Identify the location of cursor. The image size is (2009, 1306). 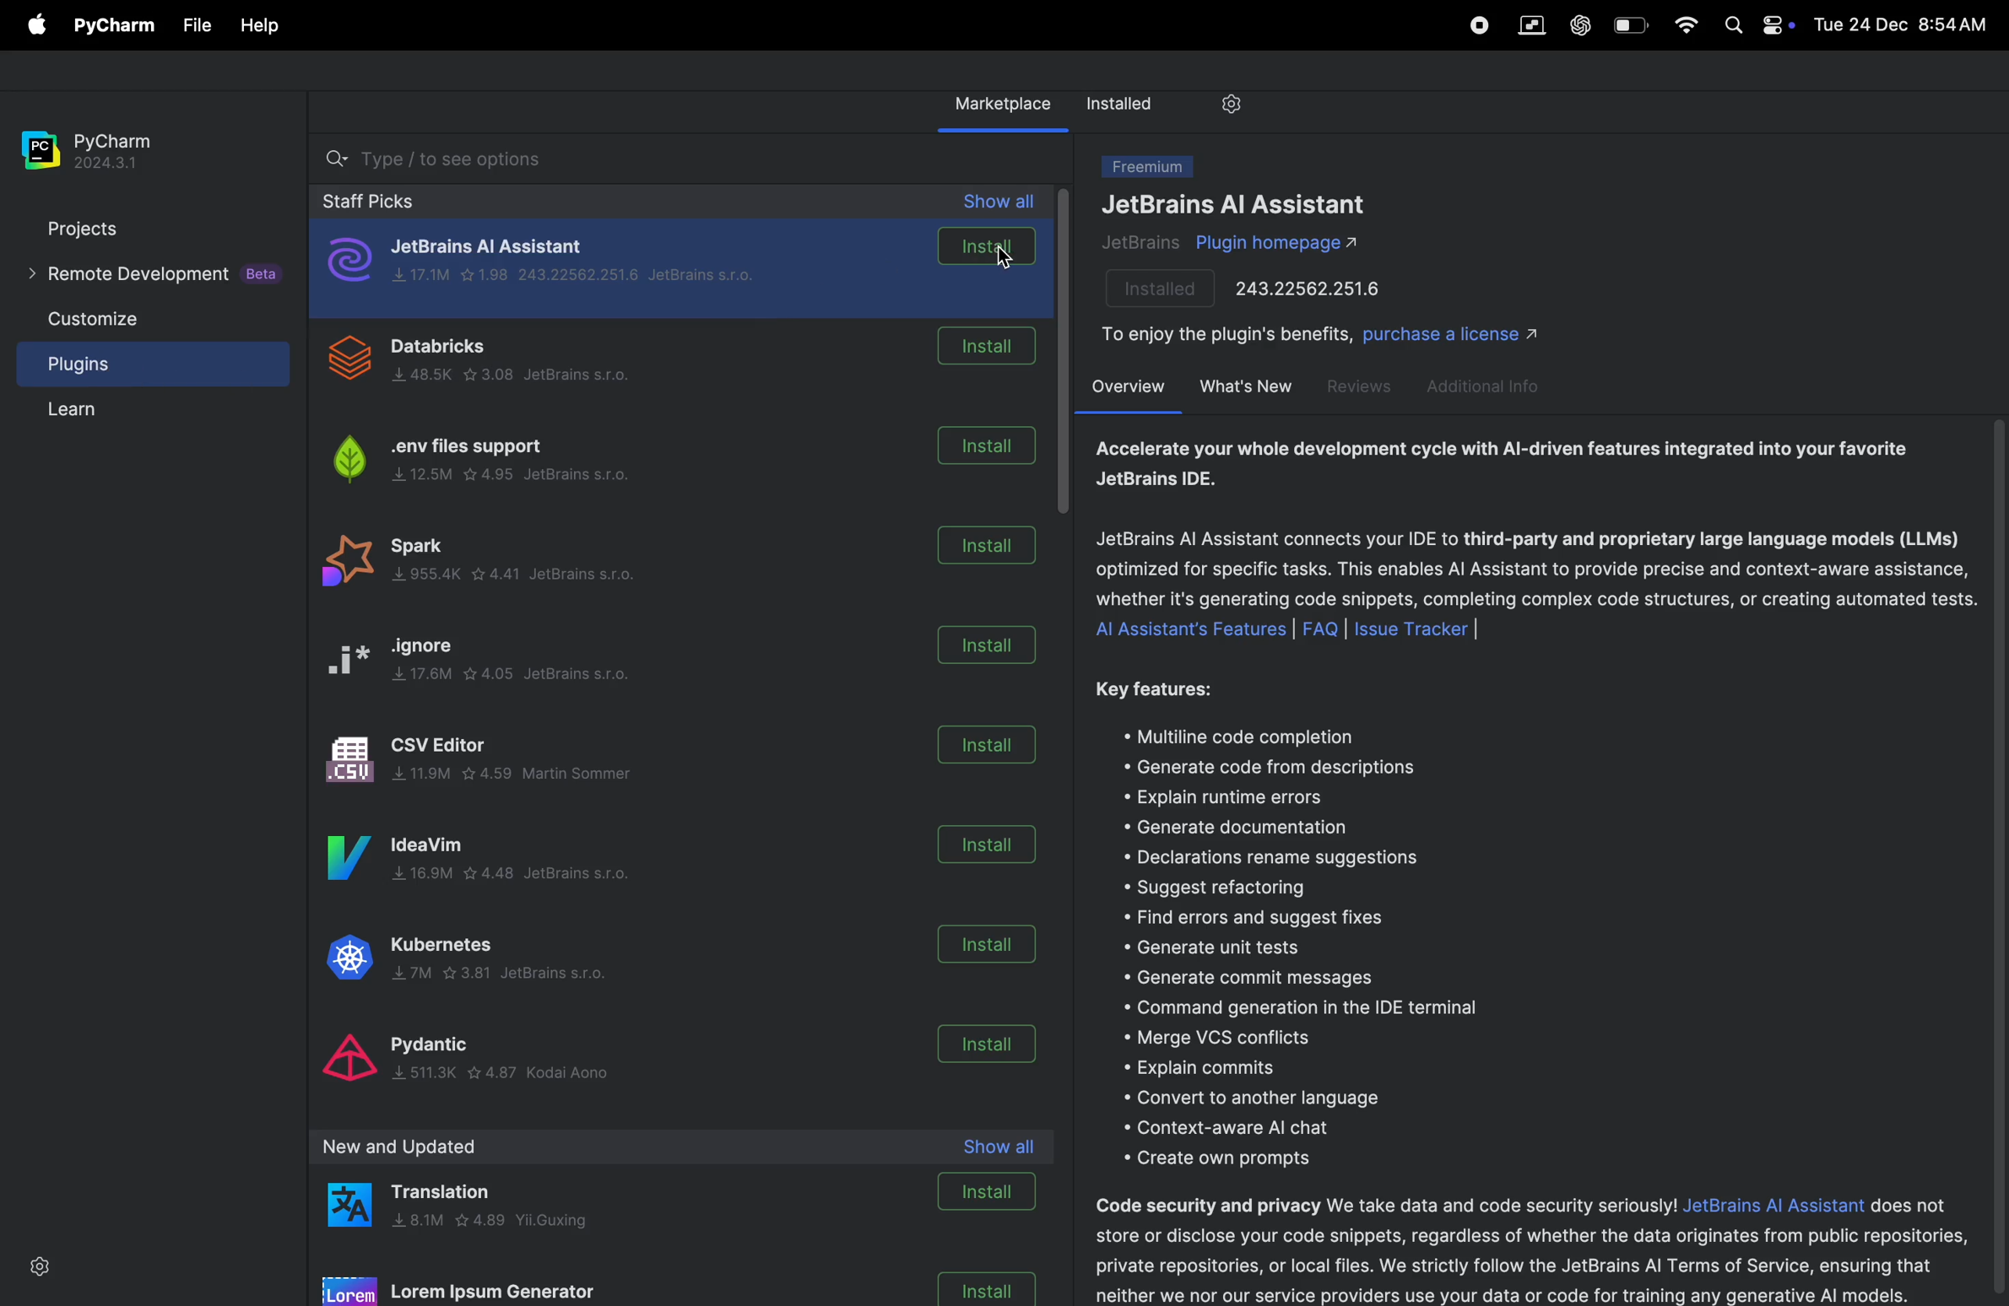
(1008, 261).